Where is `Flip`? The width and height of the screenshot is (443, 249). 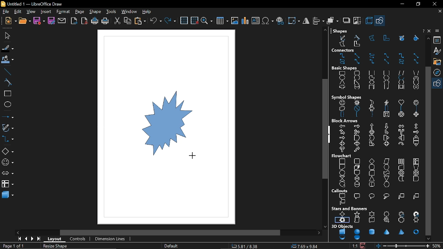 Flip is located at coordinates (306, 21).